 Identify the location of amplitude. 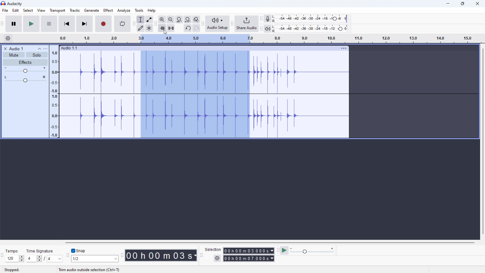
(54, 91).